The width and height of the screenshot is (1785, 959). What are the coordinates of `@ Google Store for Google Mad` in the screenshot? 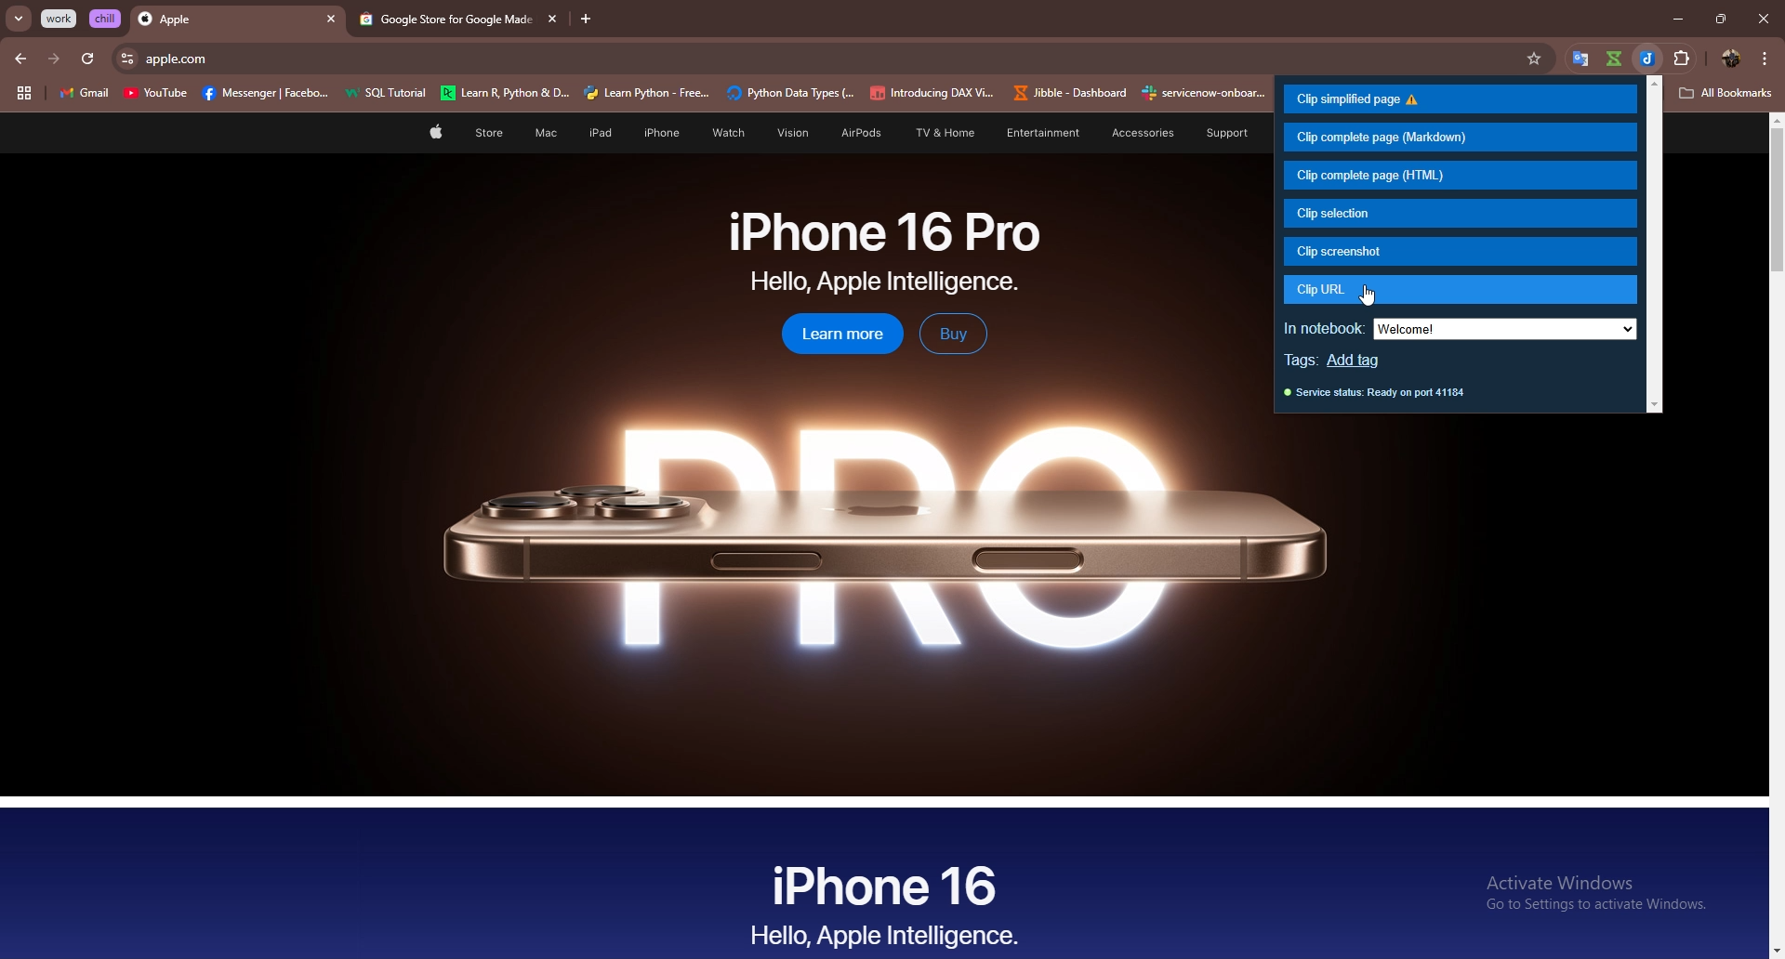 It's located at (442, 20).